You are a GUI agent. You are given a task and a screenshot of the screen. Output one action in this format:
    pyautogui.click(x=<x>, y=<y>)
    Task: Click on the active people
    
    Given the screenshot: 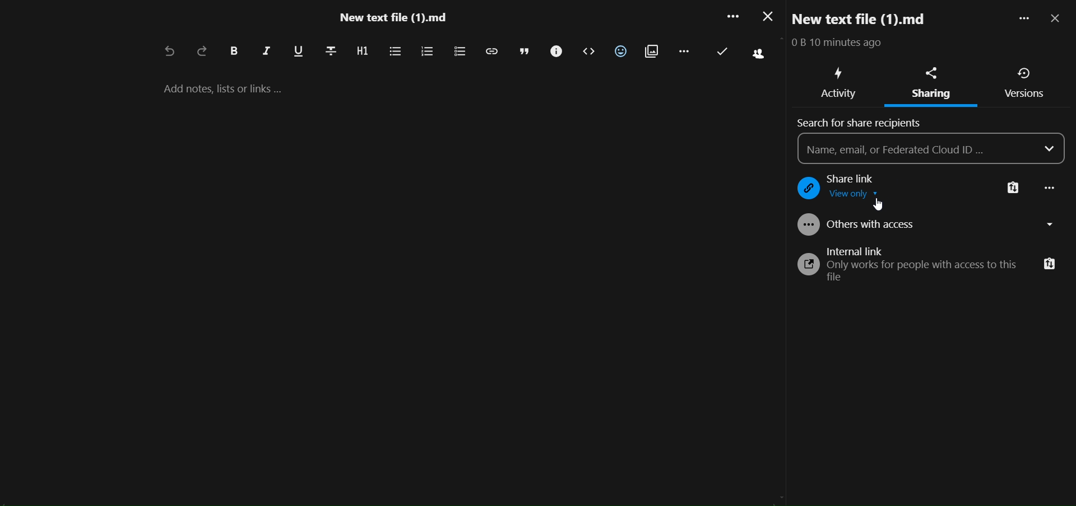 What is the action you would take?
    pyautogui.click(x=756, y=55)
    